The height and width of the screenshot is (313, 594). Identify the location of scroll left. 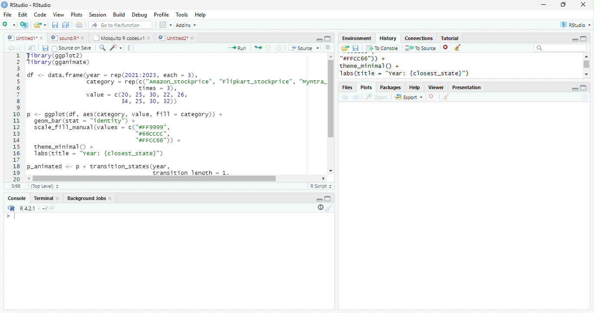
(324, 178).